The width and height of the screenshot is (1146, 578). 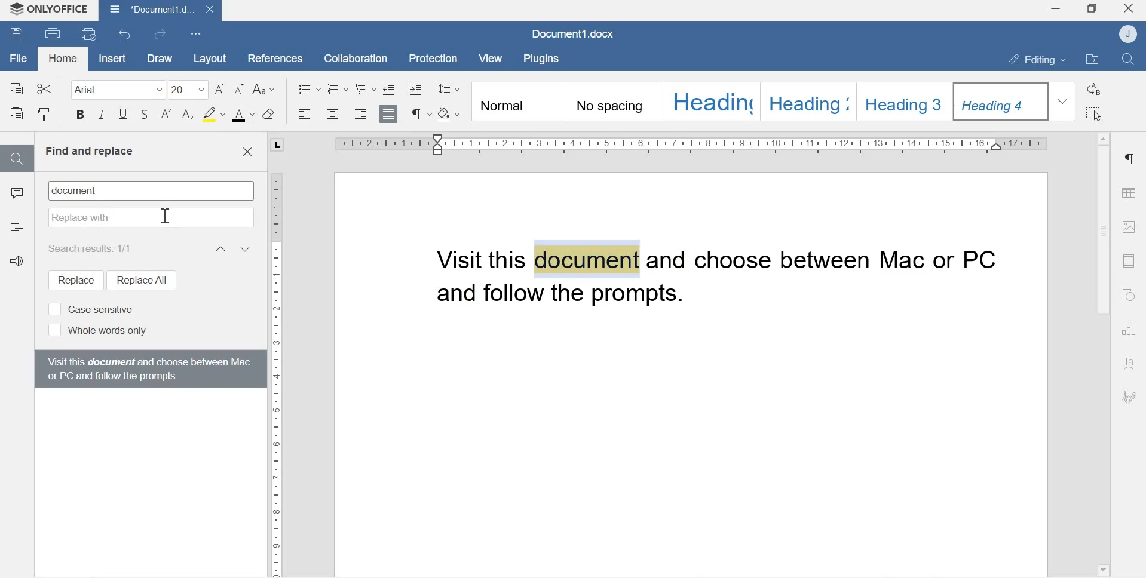 What do you see at coordinates (122, 117) in the screenshot?
I see `Underline` at bounding box center [122, 117].